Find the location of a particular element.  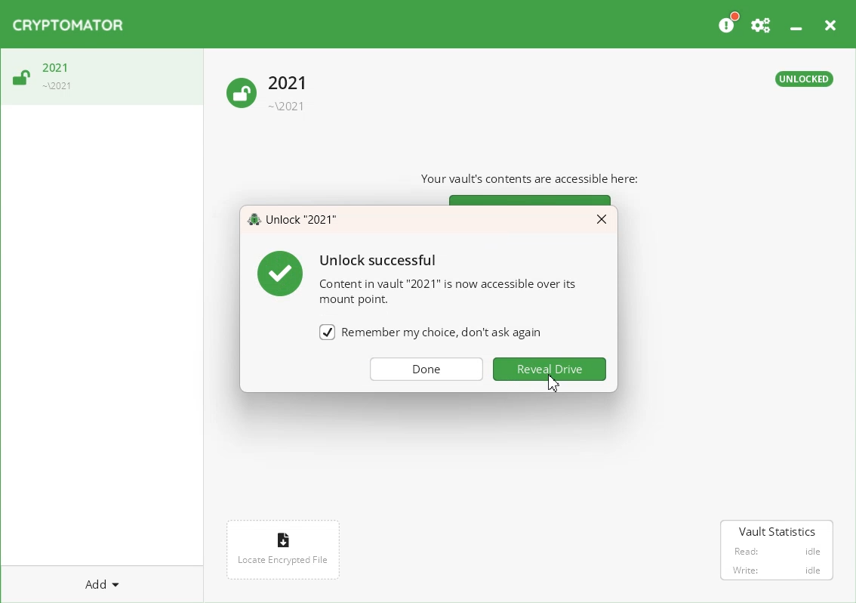

Unlock Vault is located at coordinates (269, 94).